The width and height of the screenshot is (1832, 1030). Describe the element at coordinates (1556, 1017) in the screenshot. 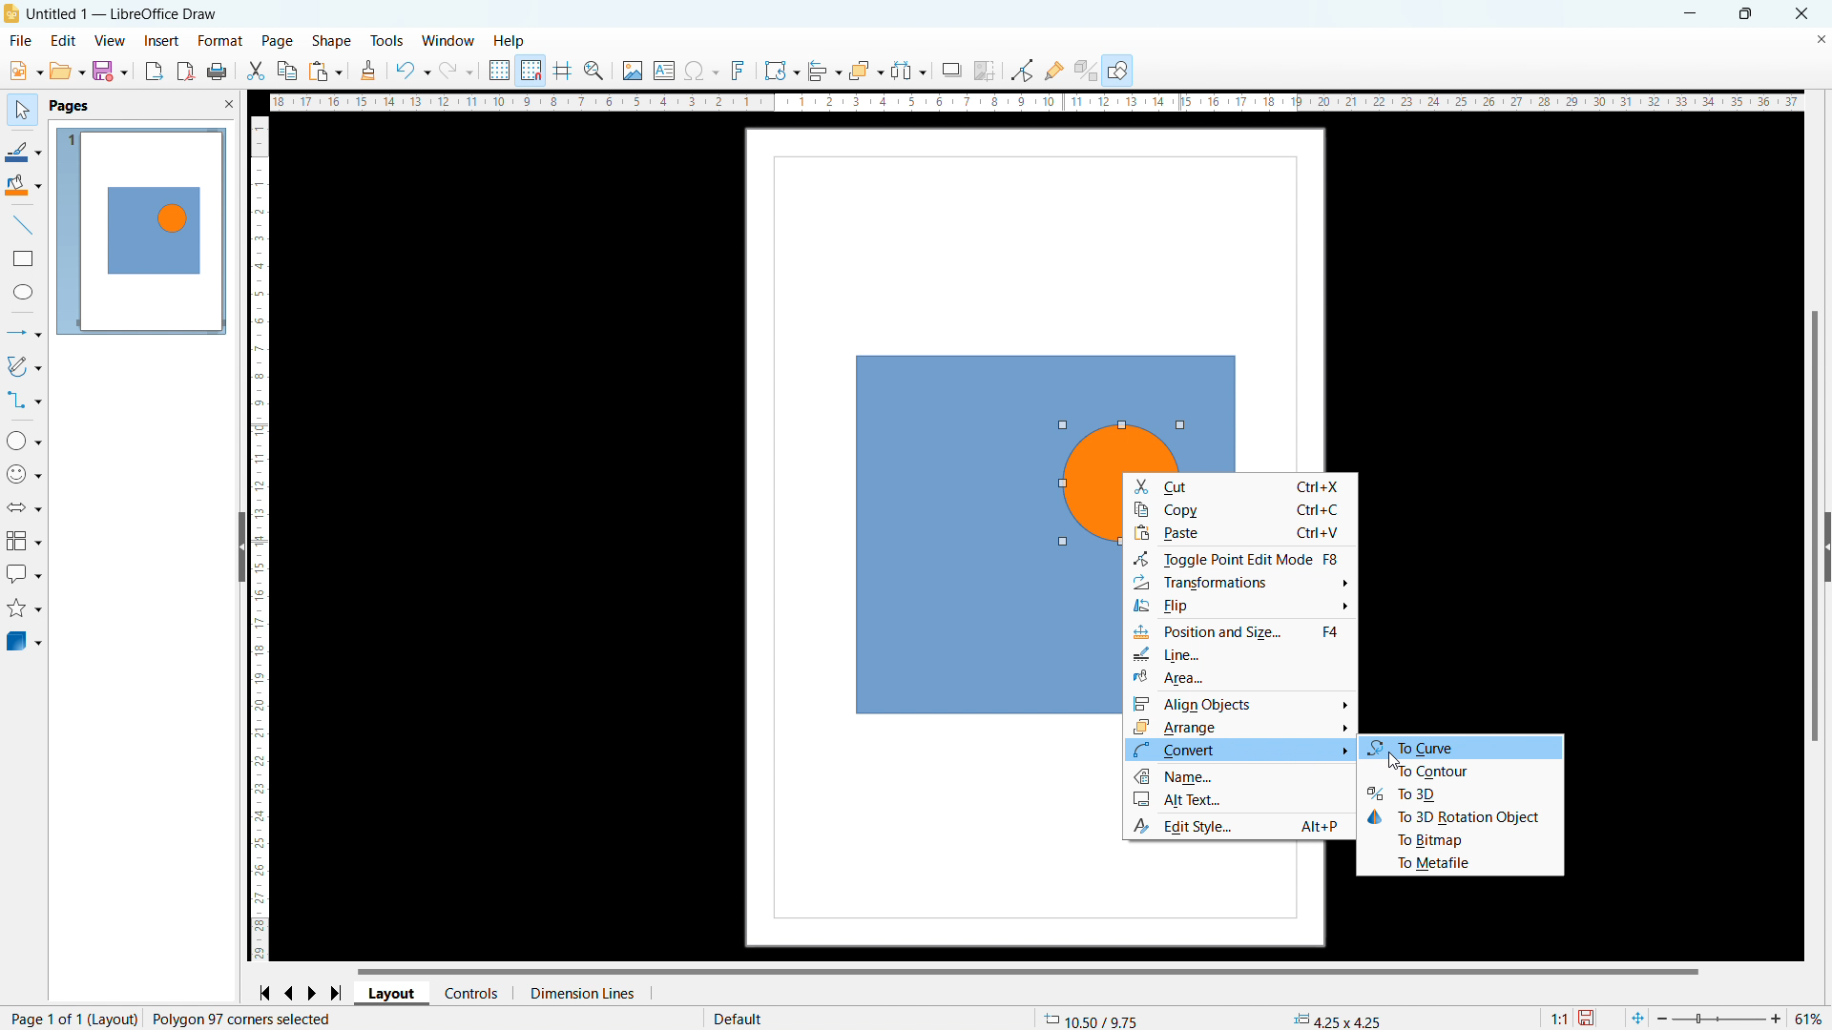

I see `1:1` at that location.